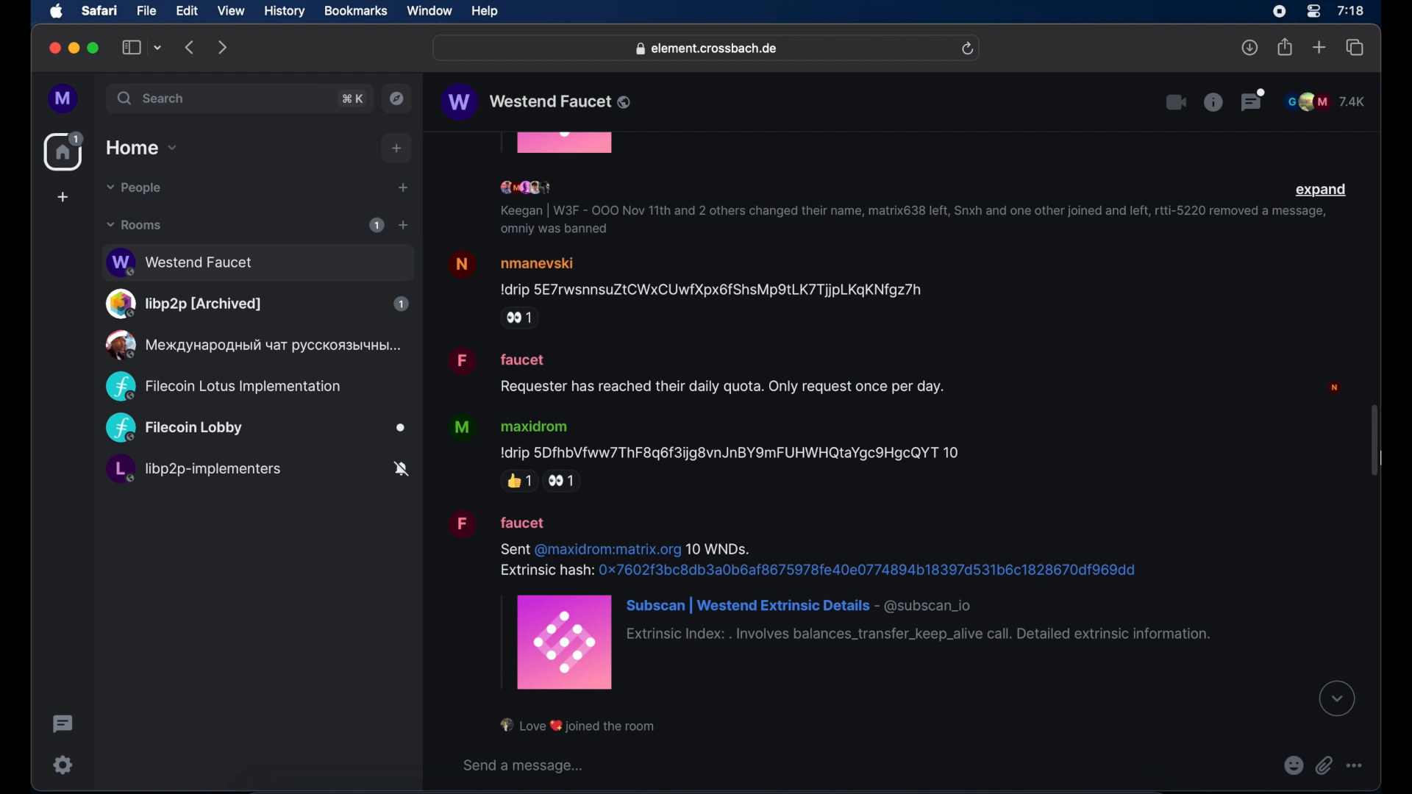 This screenshot has height=794, width=1412. Describe the element at coordinates (686, 273) in the screenshot. I see `message` at that location.